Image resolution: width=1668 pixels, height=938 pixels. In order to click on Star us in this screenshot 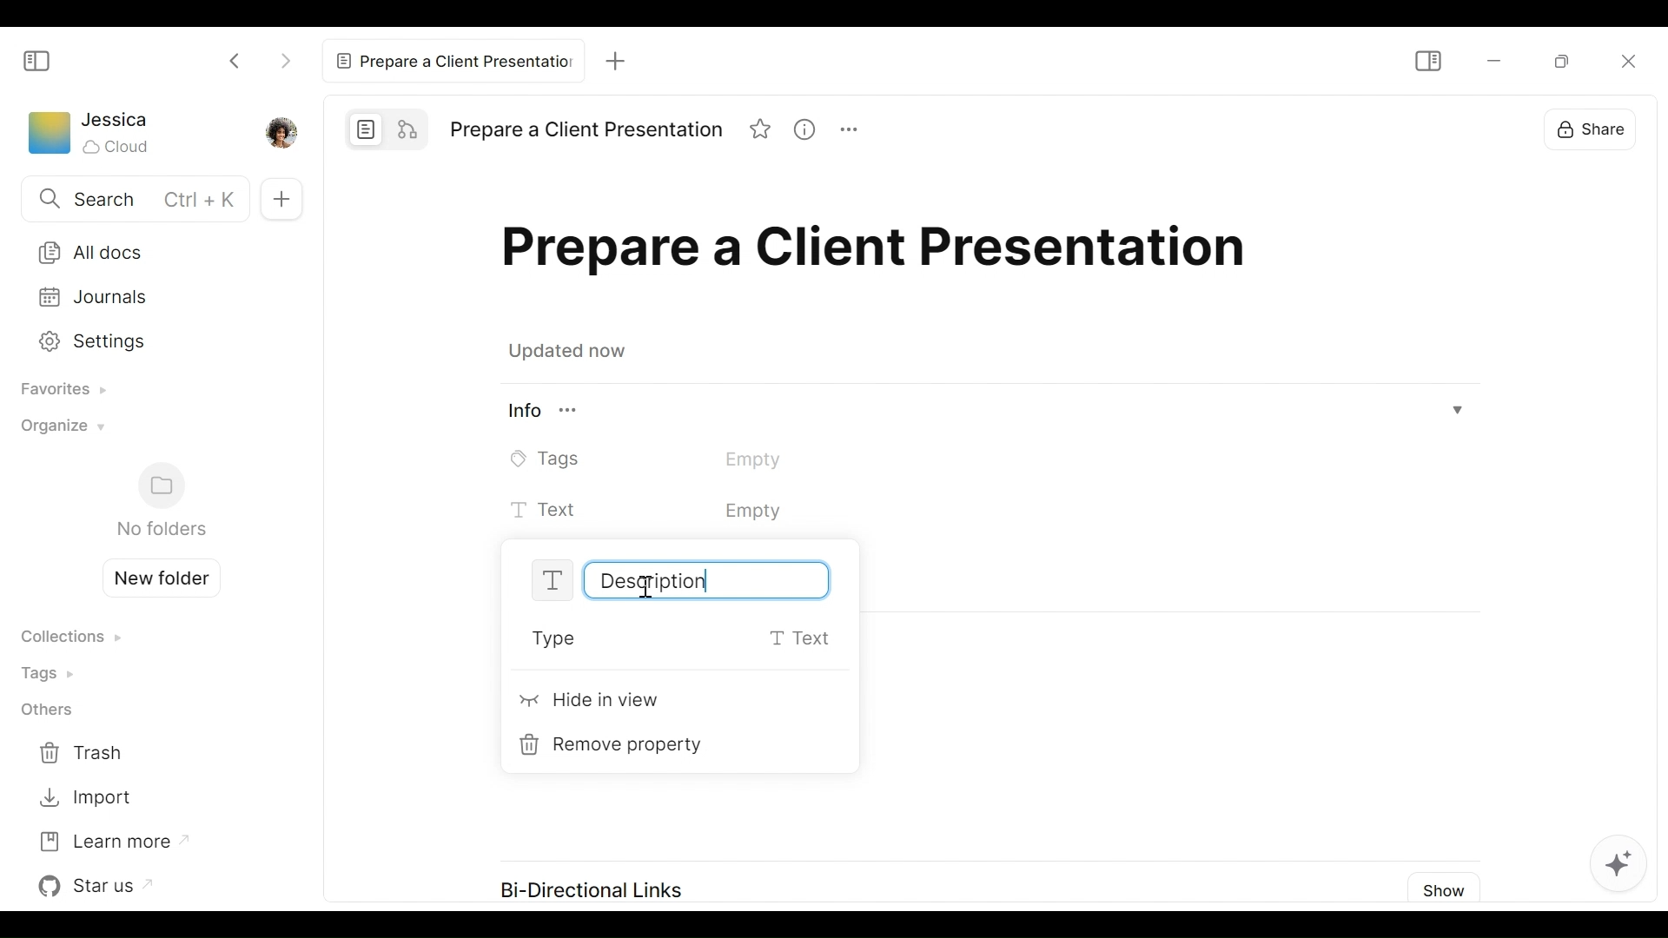, I will do `click(100, 886)`.